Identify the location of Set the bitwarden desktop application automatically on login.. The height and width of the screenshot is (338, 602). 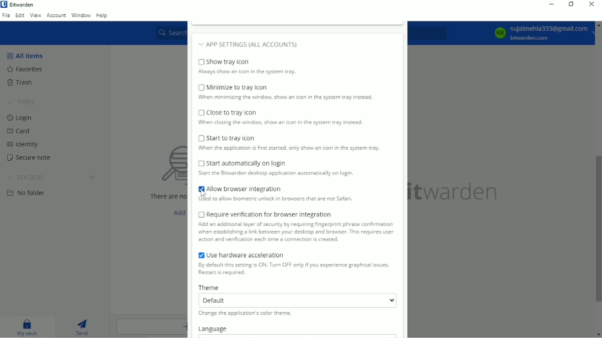
(286, 175).